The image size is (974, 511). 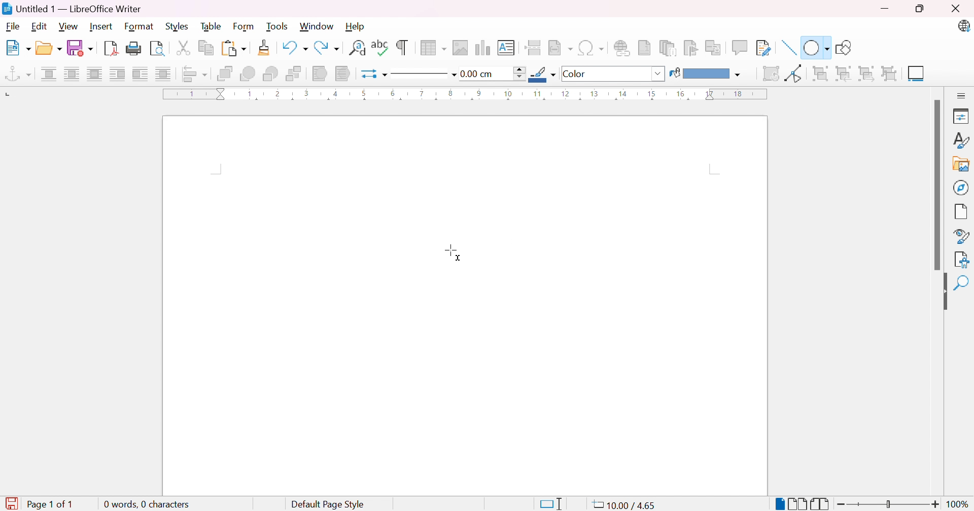 What do you see at coordinates (481, 47) in the screenshot?
I see `Insert chart` at bounding box center [481, 47].